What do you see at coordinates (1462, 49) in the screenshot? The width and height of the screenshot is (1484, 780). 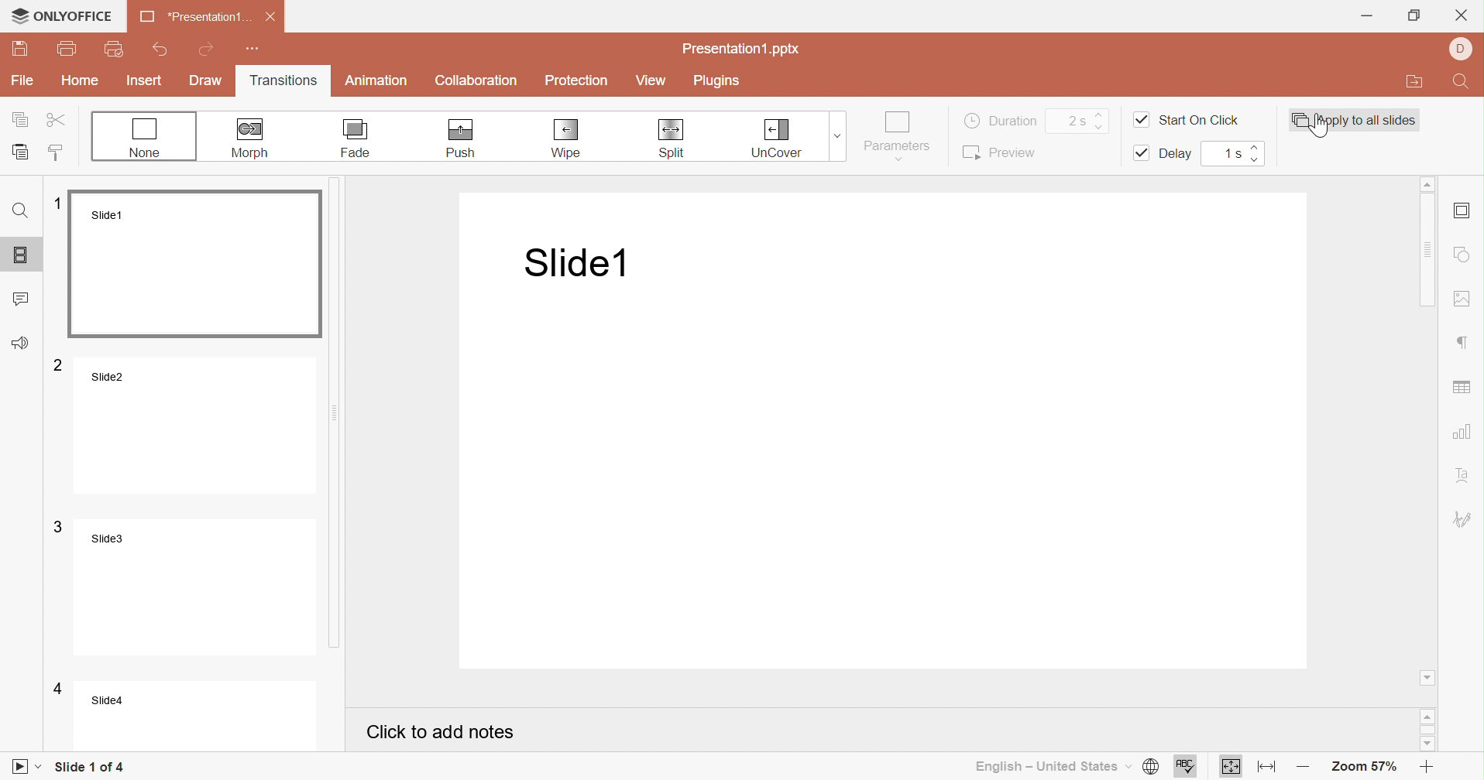 I see `Account name` at bounding box center [1462, 49].